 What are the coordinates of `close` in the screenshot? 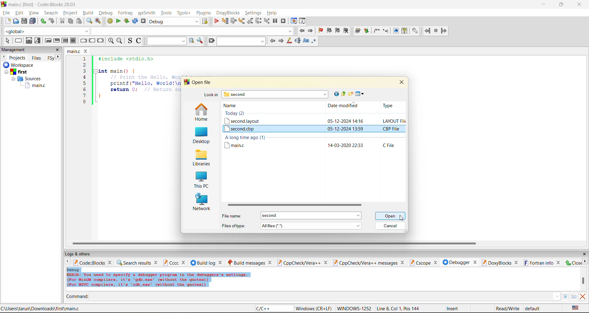 It's located at (111, 262).